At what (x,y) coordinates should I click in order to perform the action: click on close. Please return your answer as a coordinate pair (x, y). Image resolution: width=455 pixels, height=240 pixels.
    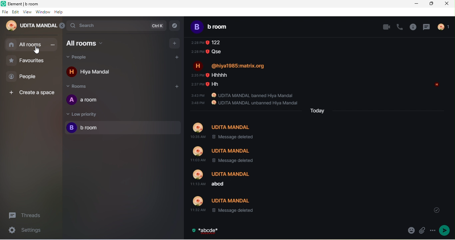
    Looking at the image, I should click on (448, 5).